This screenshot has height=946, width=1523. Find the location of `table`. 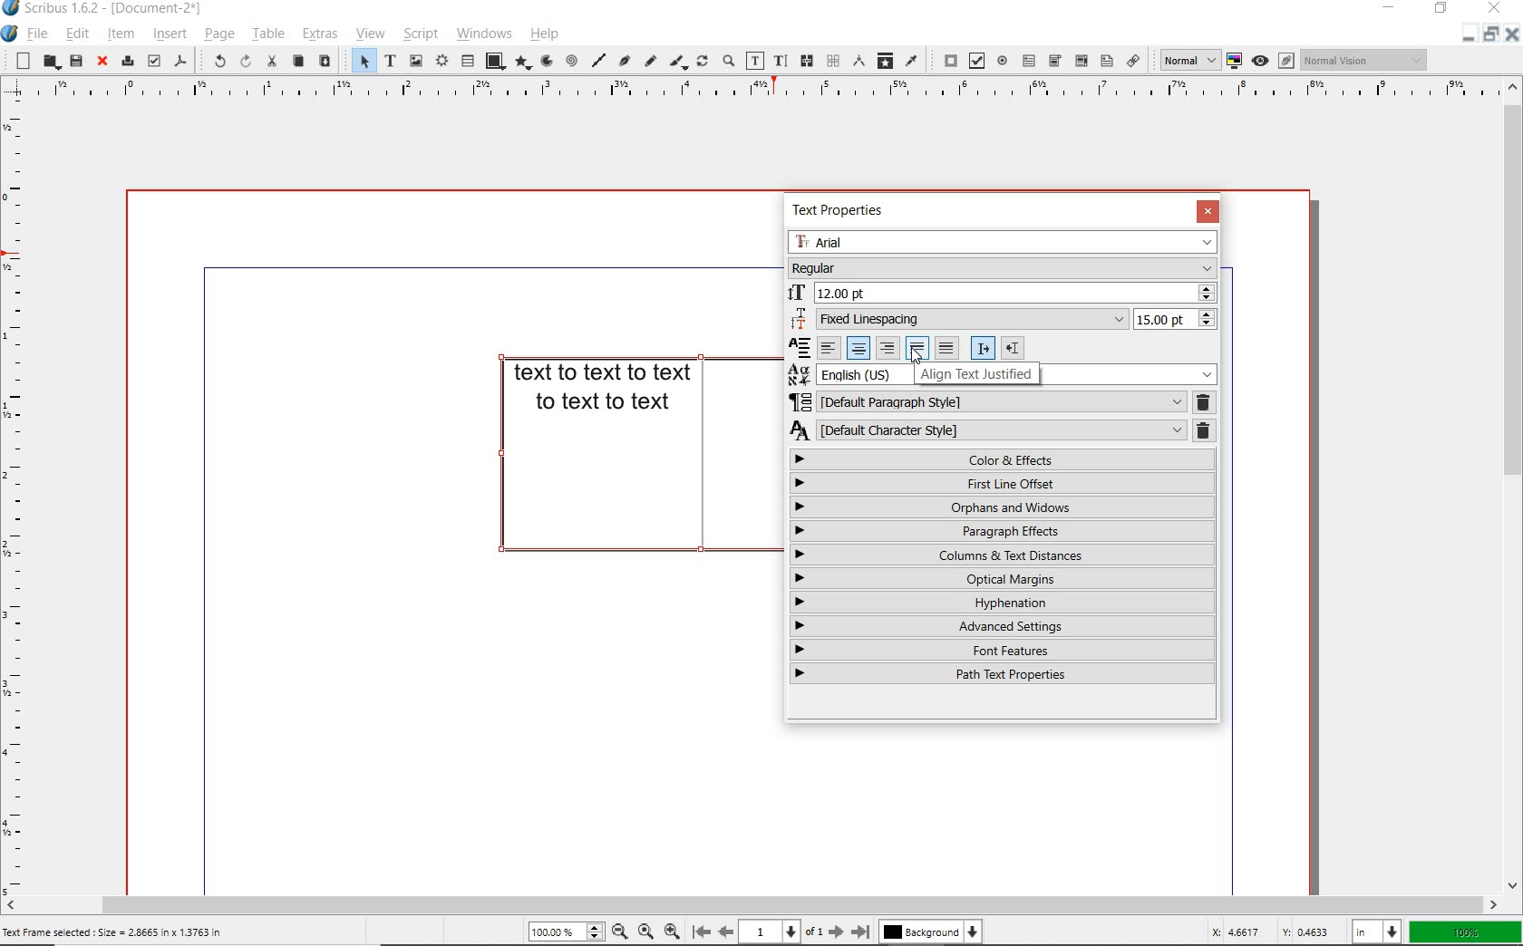

table is located at coordinates (266, 34).